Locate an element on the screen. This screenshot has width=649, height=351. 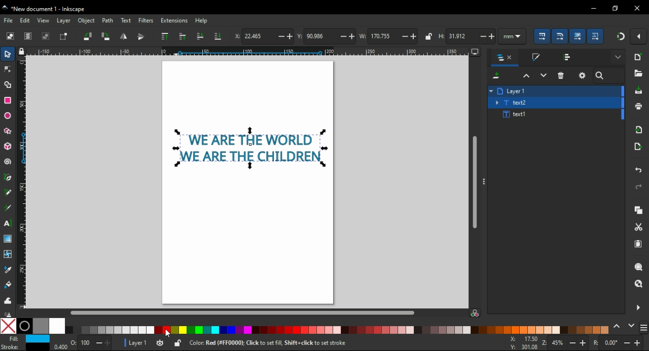
raise selection one step is located at coordinates (525, 76).